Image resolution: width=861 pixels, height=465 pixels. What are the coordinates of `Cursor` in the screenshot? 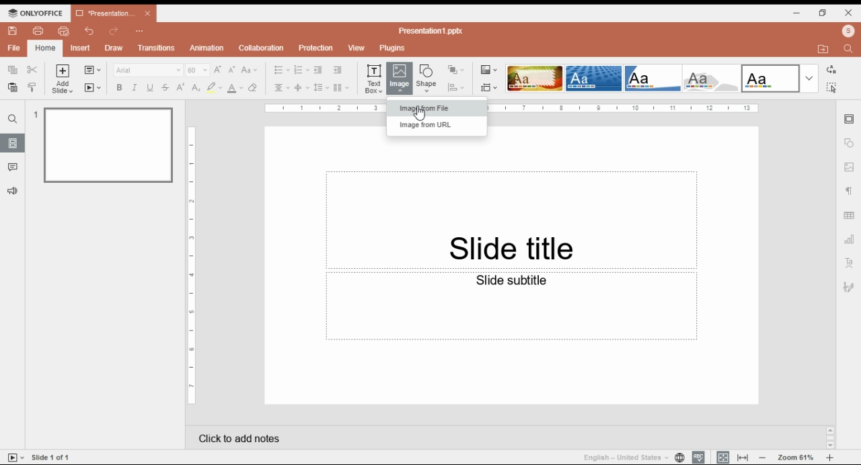 It's located at (420, 116).